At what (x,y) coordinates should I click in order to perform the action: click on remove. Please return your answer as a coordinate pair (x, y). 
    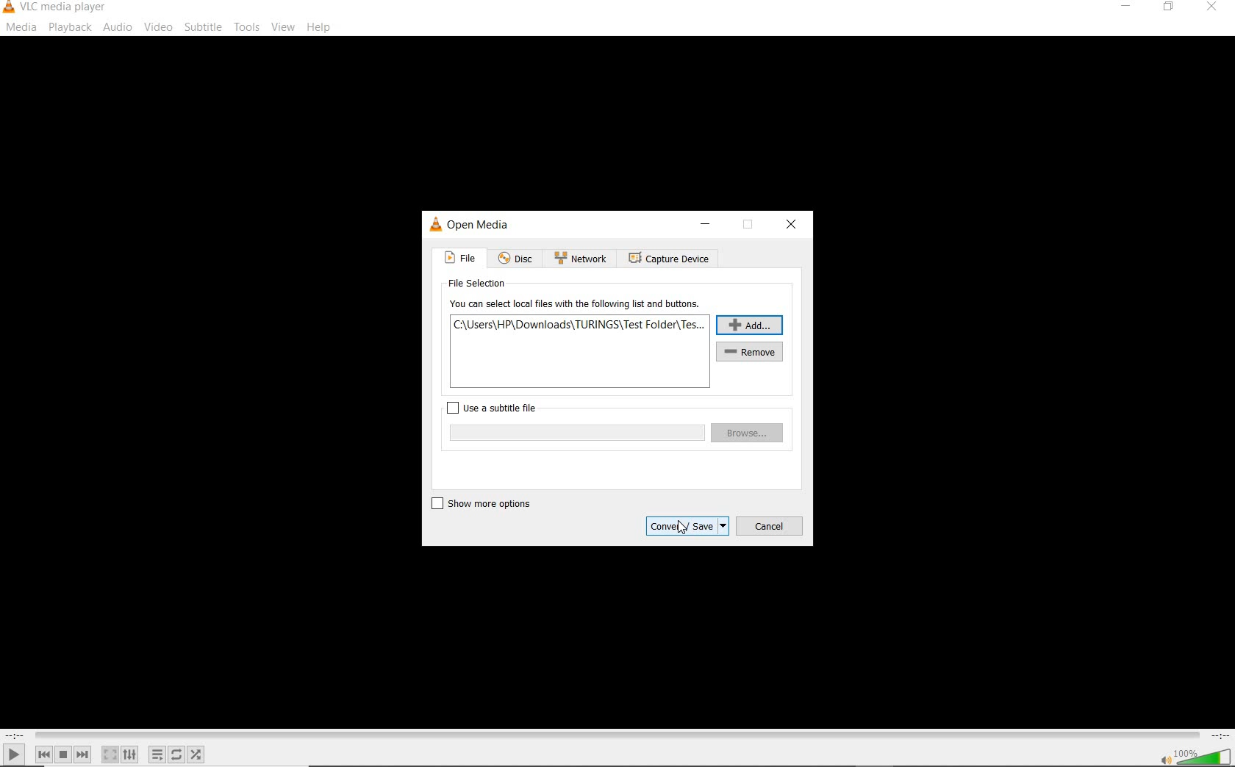
    Looking at the image, I should click on (751, 352).